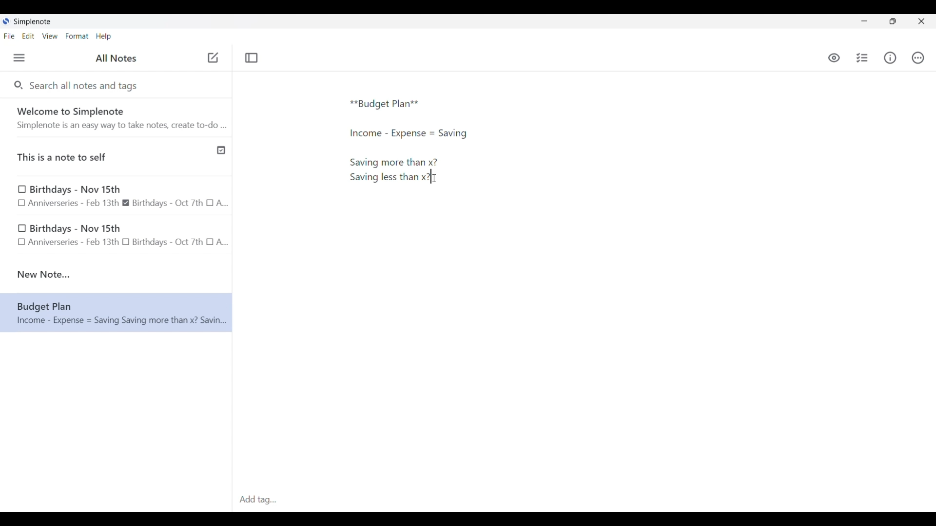  What do you see at coordinates (118, 117) in the screenshot?
I see `Software welcome note` at bounding box center [118, 117].